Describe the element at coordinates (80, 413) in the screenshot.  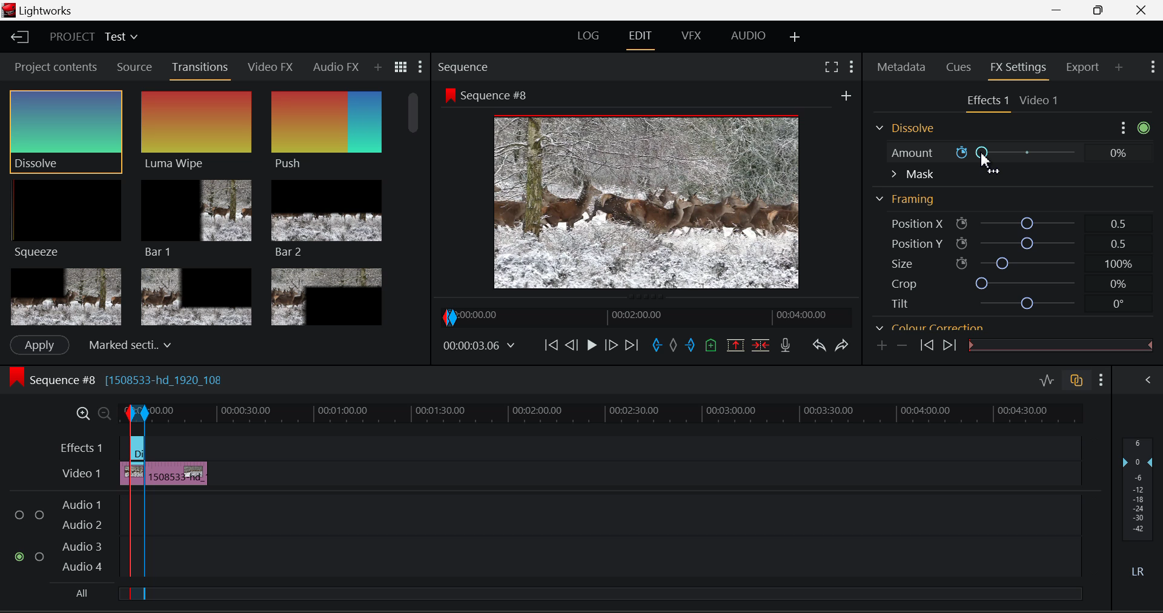
I see `Timeline Zoom In` at that location.